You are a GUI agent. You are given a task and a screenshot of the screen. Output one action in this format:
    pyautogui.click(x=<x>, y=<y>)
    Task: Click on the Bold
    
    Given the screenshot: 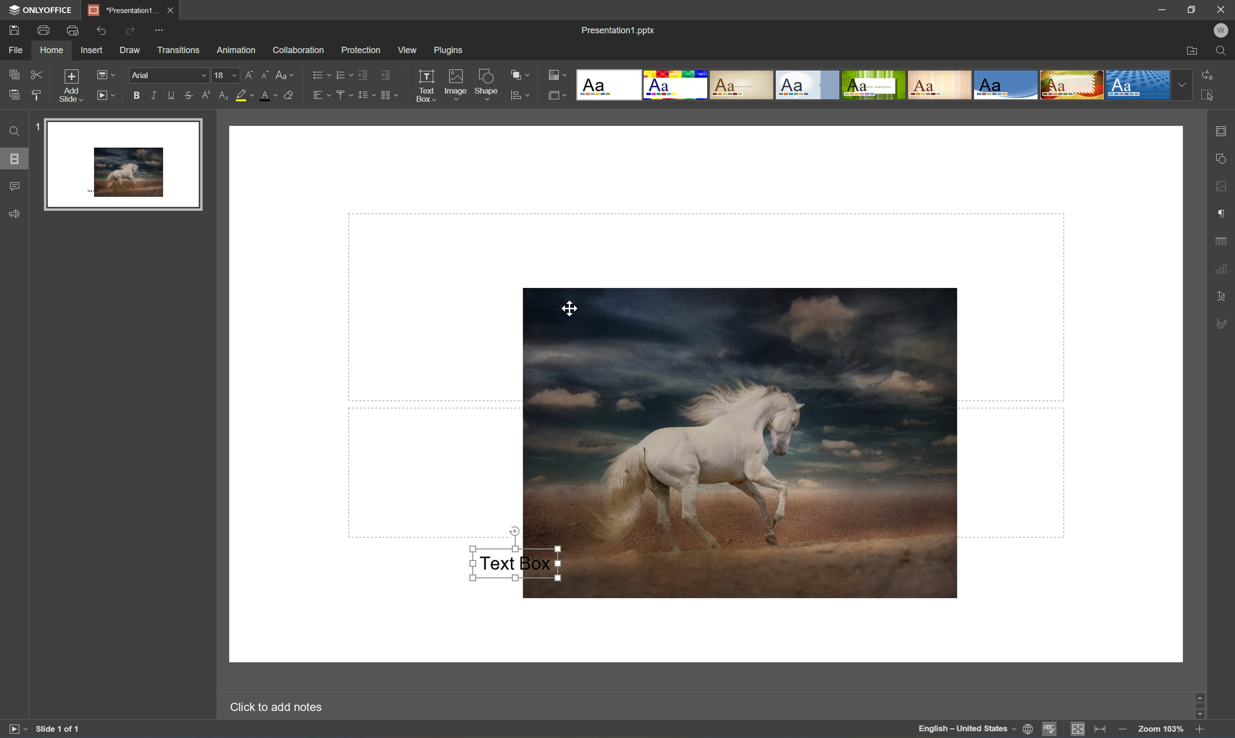 What is the action you would take?
    pyautogui.click(x=135, y=96)
    